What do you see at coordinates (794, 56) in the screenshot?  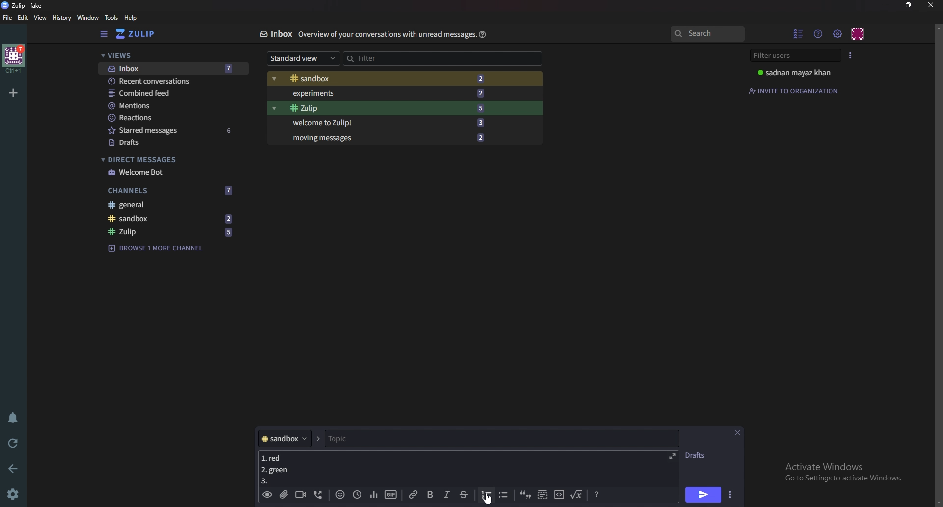 I see `Filter users` at bounding box center [794, 56].